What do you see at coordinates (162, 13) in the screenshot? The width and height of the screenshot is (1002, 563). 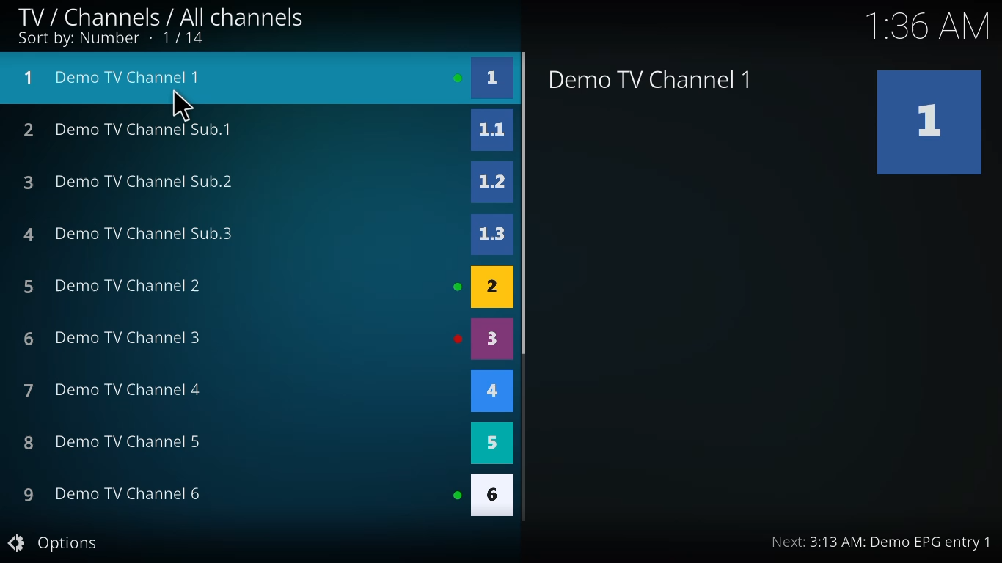 I see `tv channels` at bounding box center [162, 13].